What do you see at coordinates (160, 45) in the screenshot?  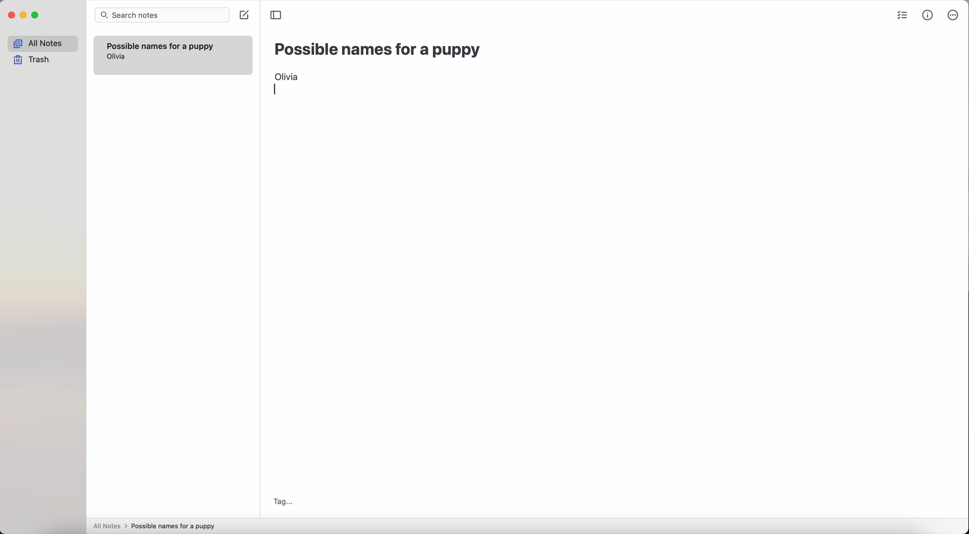 I see `possible names for a puppy note` at bounding box center [160, 45].